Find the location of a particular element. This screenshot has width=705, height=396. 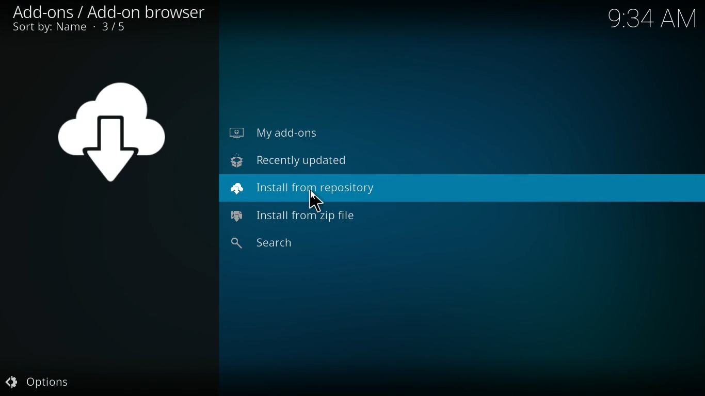

sort by name is located at coordinates (72, 26).